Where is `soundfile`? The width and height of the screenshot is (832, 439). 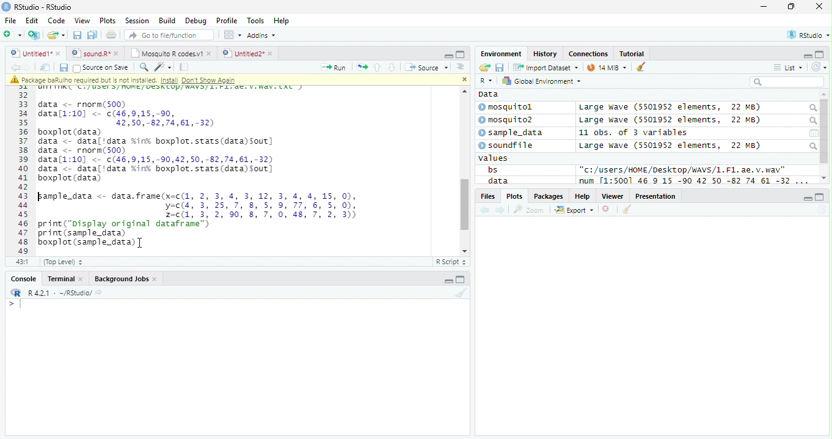 soundfile is located at coordinates (506, 146).